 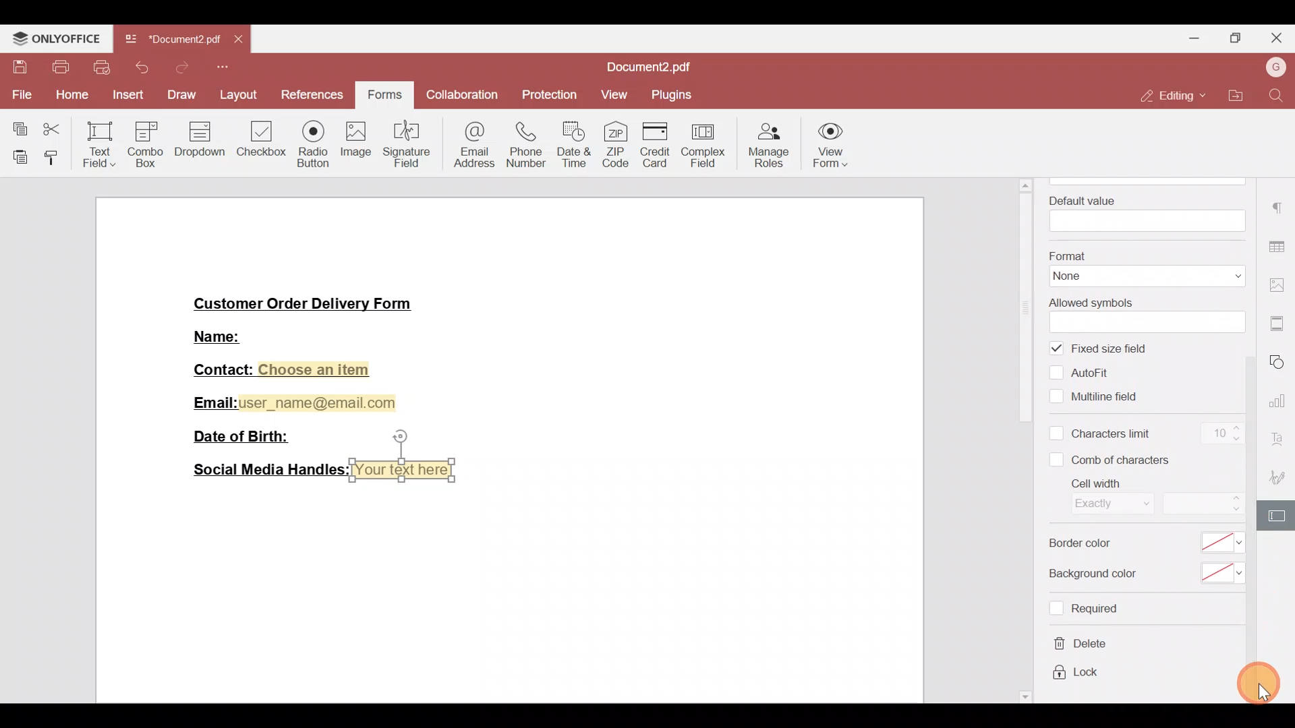 What do you see at coordinates (1202, 504) in the screenshot?
I see `Cell width size` at bounding box center [1202, 504].